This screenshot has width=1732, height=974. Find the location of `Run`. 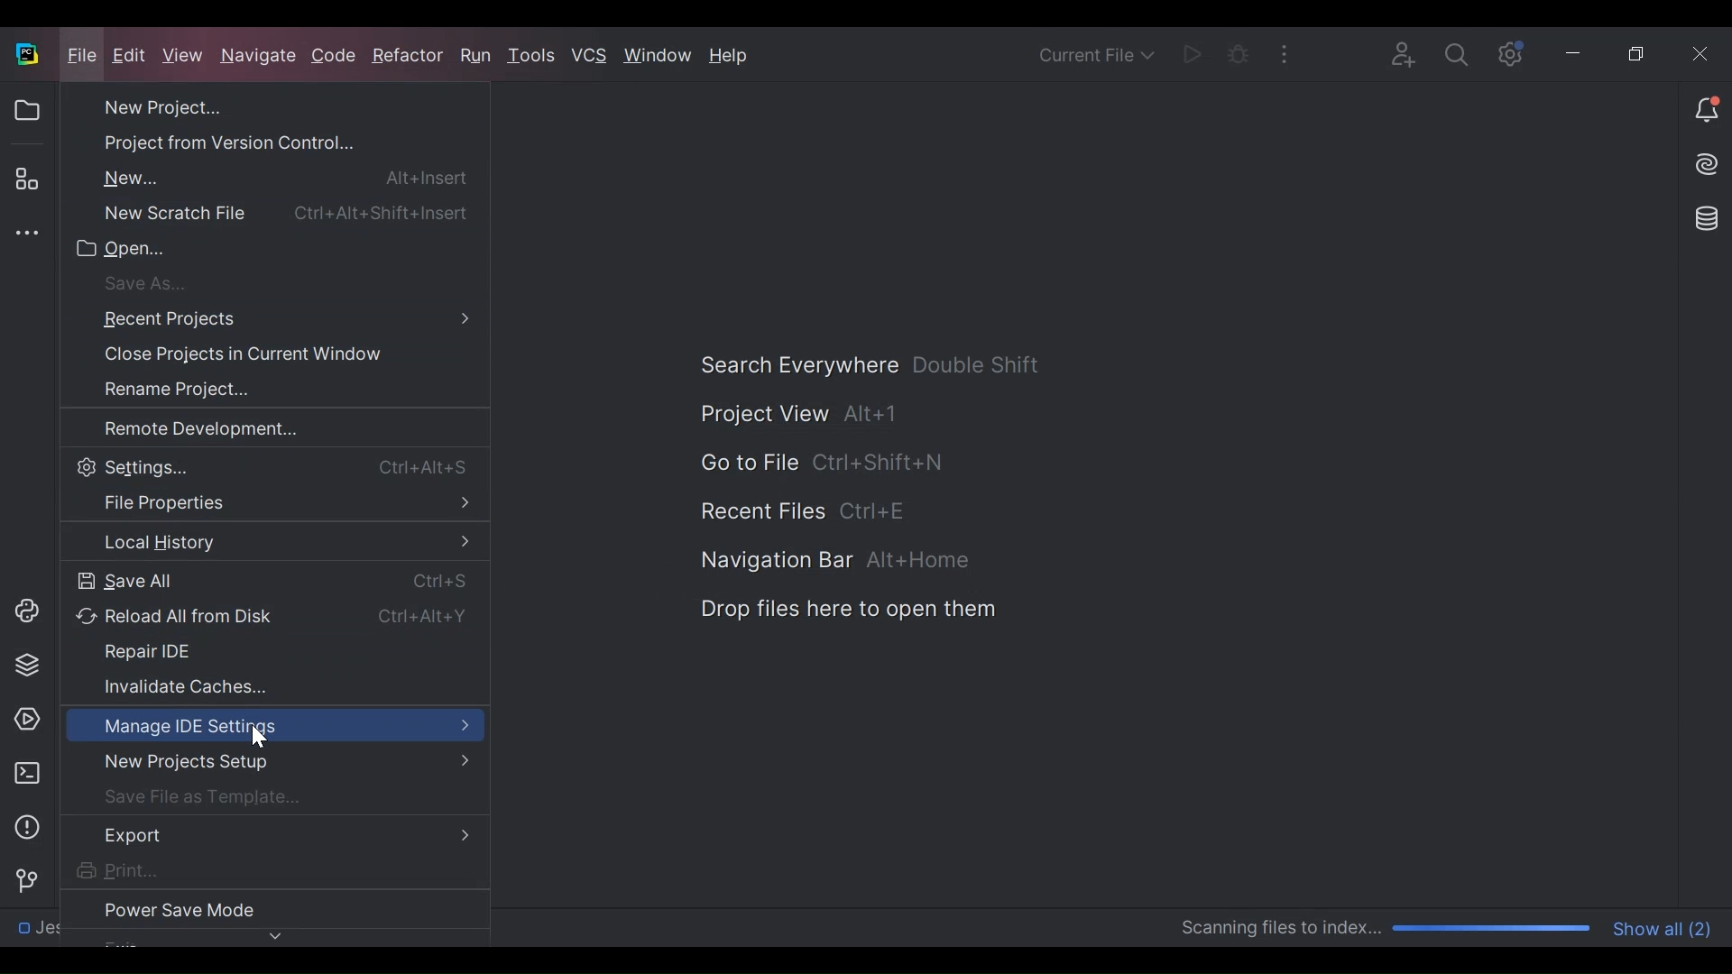

Run is located at coordinates (1191, 52).